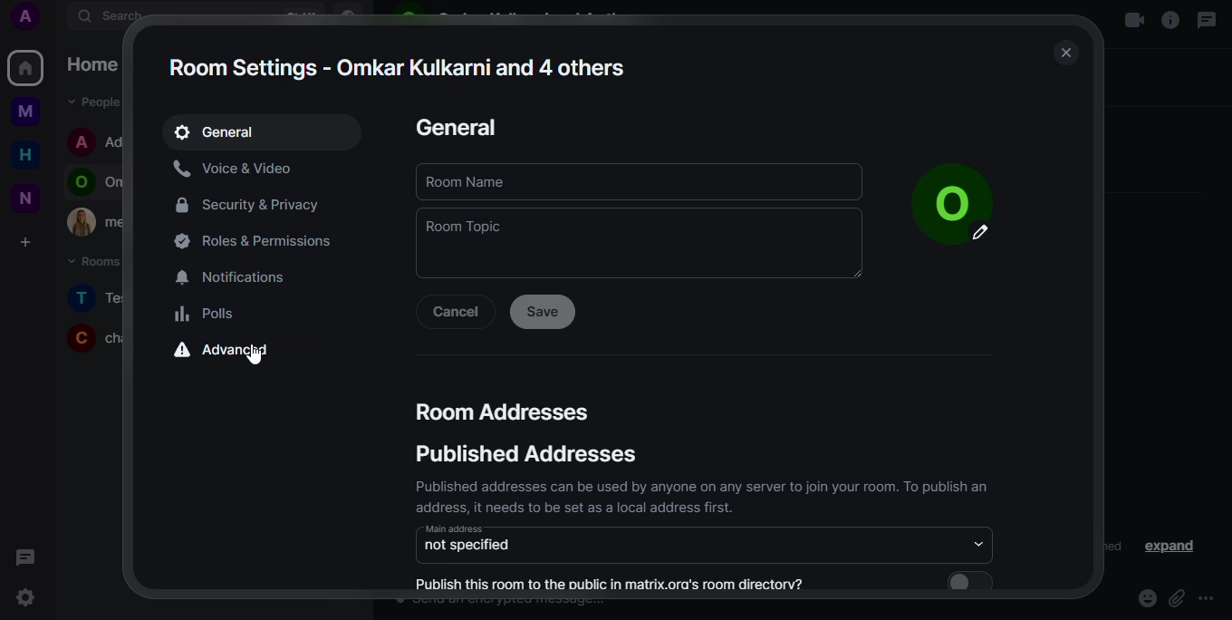 This screenshot has width=1232, height=620. What do you see at coordinates (1126, 19) in the screenshot?
I see `video call` at bounding box center [1126, 19].